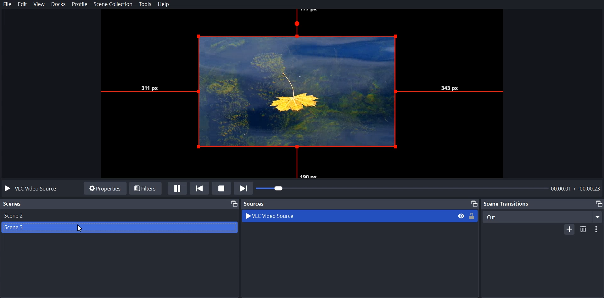  I want to click on Scene Transition, so click(507, 203).